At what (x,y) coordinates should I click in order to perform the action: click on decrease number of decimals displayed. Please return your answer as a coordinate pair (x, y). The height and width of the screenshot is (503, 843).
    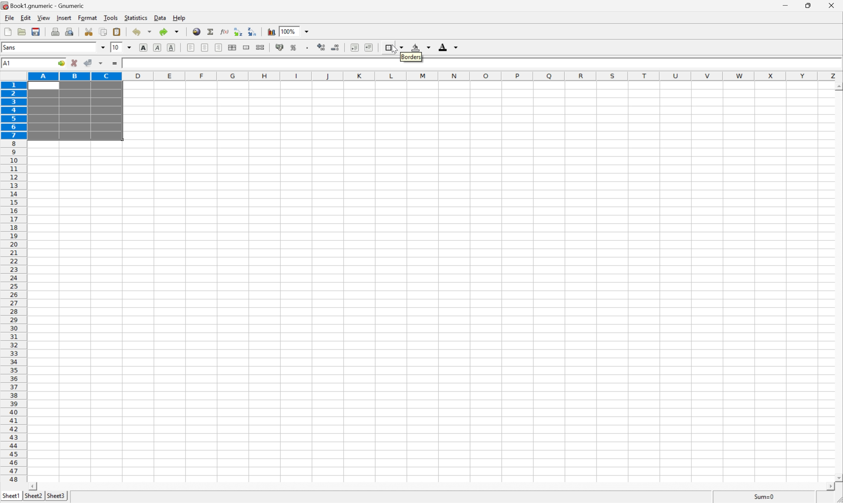
    Looking at the image, I should click on (336, 49).